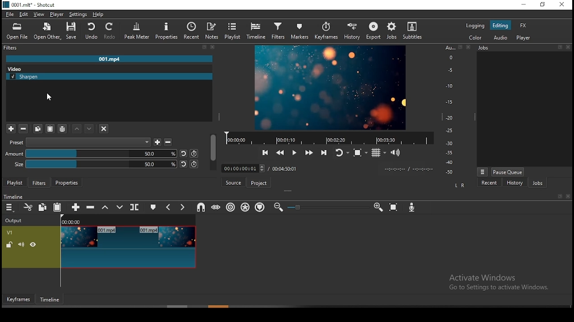 The image size is (574, 322). What do you see at coordinates (373, 31) in the screenshot?
I see `export` at bounding box center [373, 31].